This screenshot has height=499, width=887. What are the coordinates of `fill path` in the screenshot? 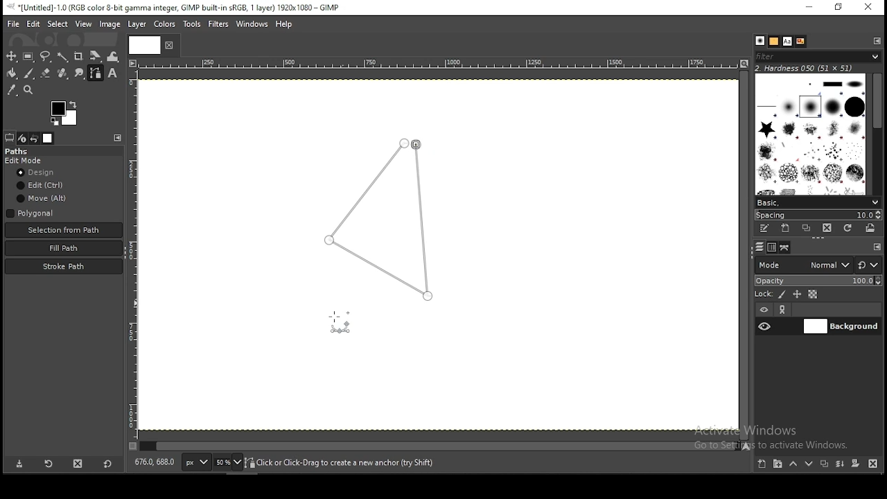 It's located at (64, 247).